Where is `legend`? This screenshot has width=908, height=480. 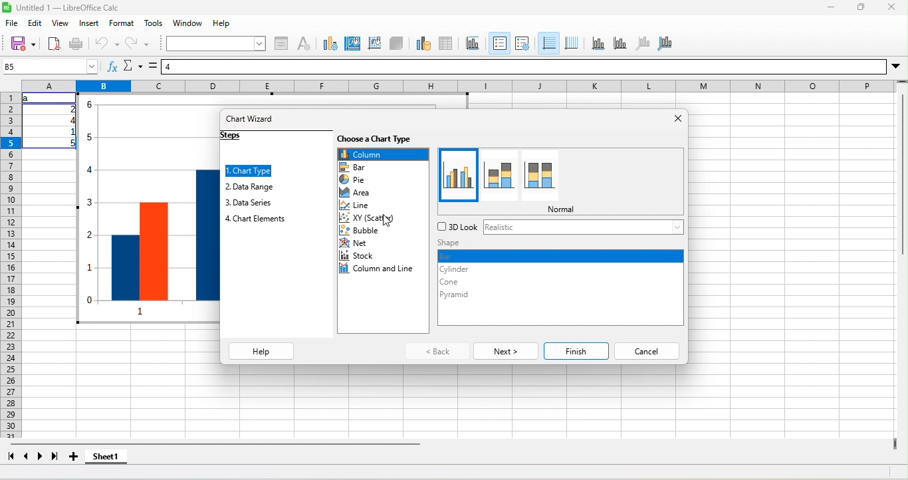 legend is located at coordinates (522, 45).